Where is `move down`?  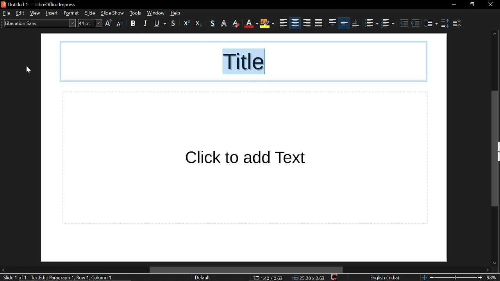
move down is located at coordinates (493, 262).